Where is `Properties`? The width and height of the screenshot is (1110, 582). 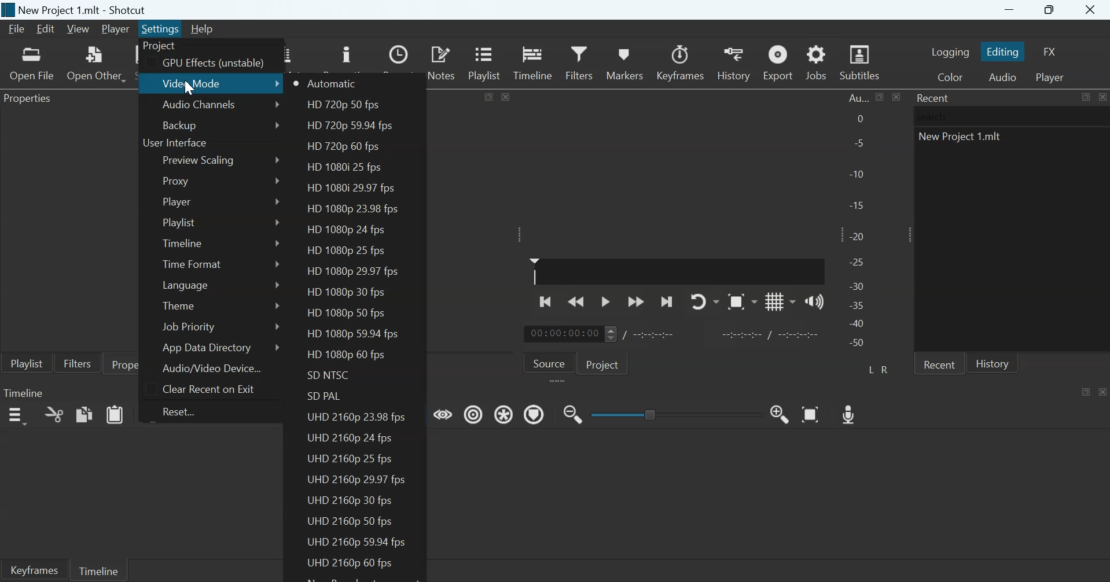
Properties is located at coordinates (346, 57).